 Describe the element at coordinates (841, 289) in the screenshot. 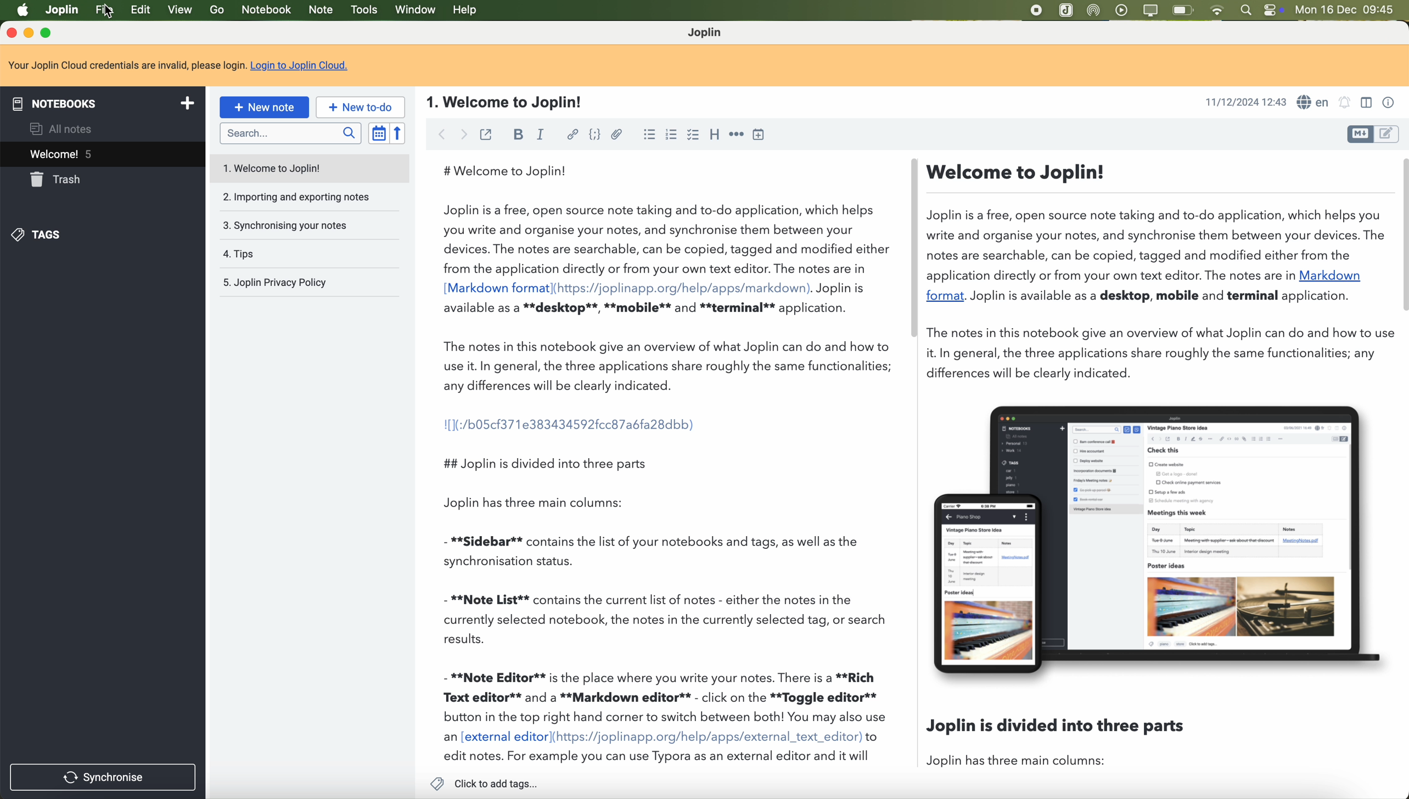

I see `Joplin is` at that location.